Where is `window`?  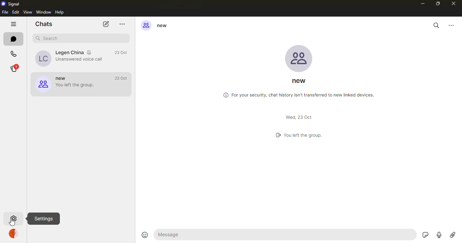
window is located at coordinates (43, 12).